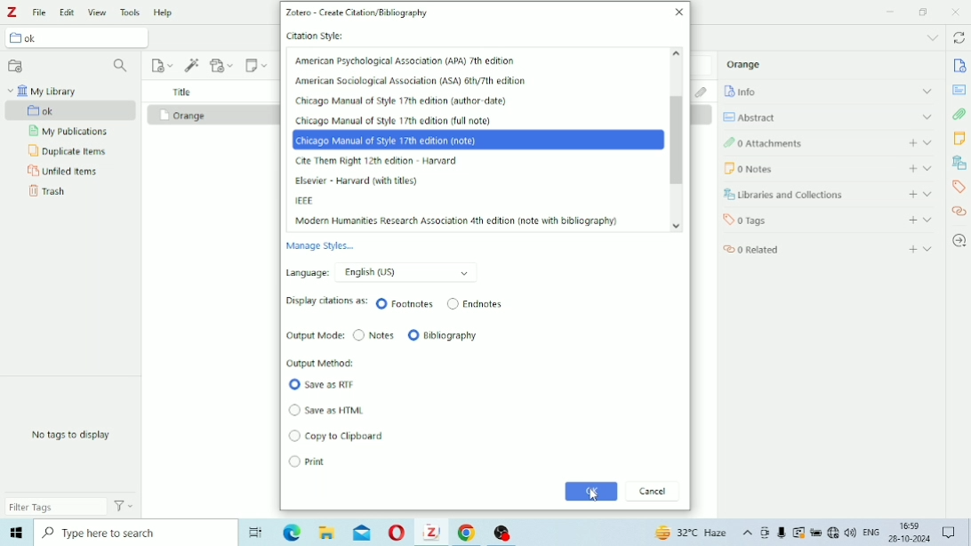 Image resolution: width=971 pixels, height=546 pixels. Describe the element at coordinates (829, 219) in the screenshot. I see `Tags` at that location.